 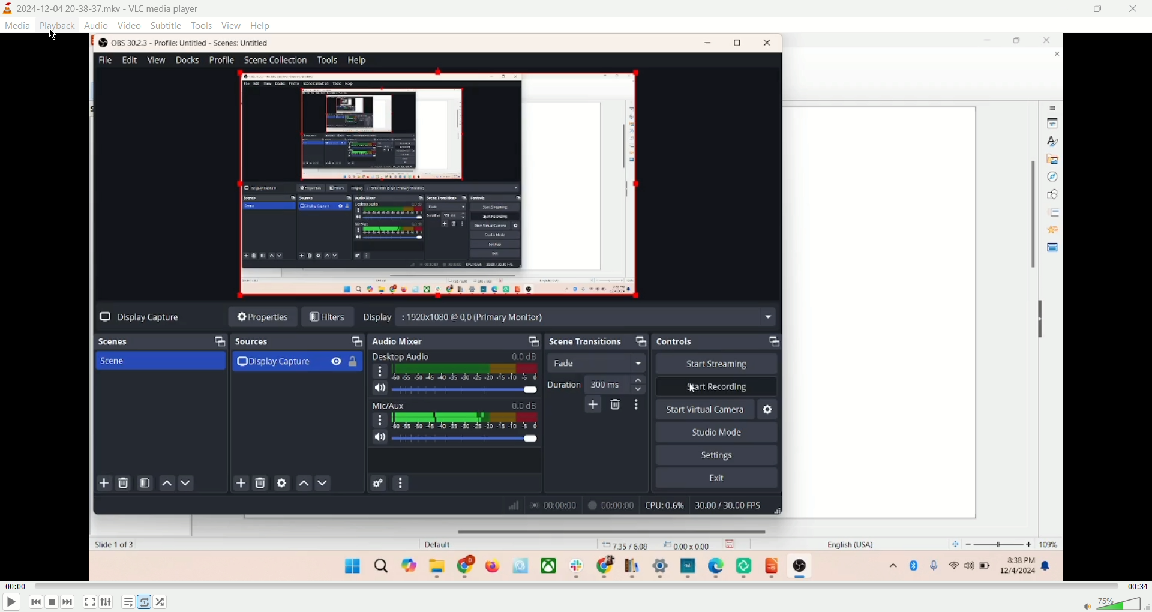 I want to click on audio, so click(x=96, y=25).